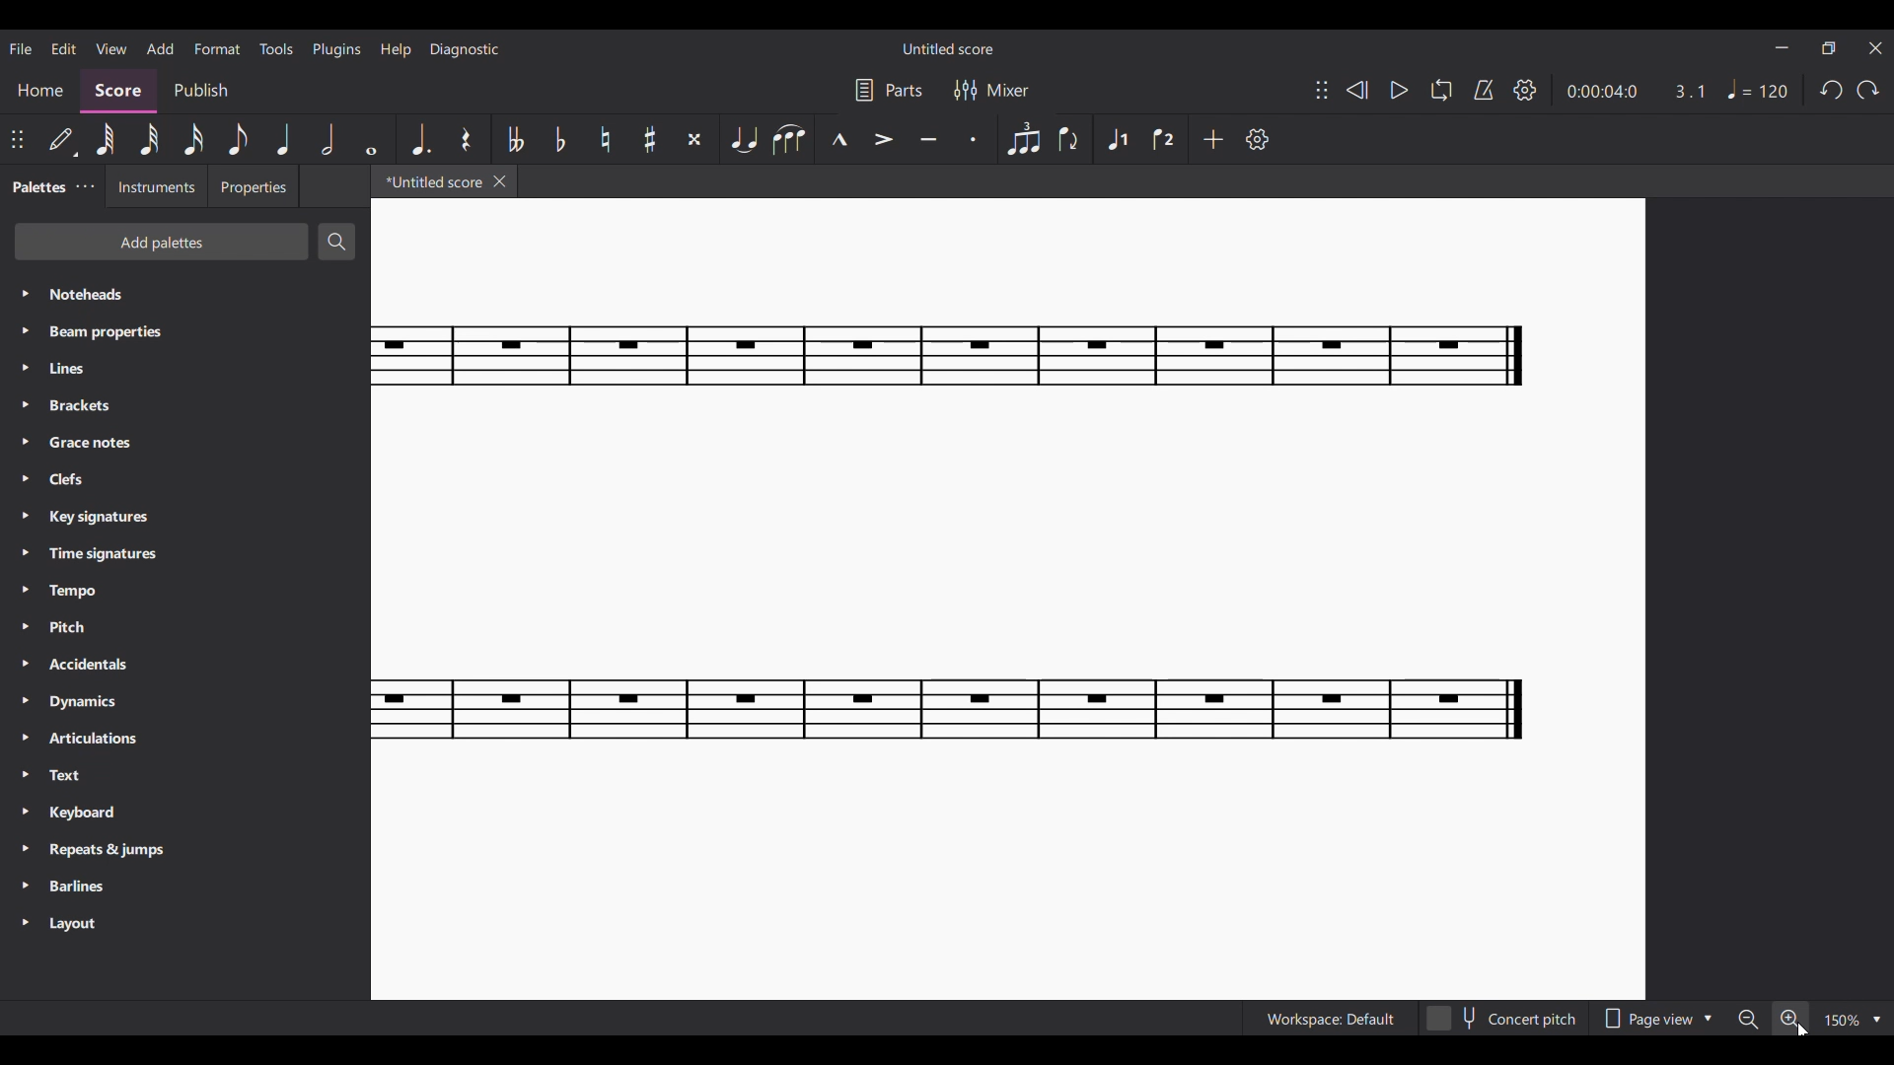 The height and width of the screenshot is (1065, 1894). Describe the element at coordinates (1832, 89) in the screenshot. I see `Undo` at that location.